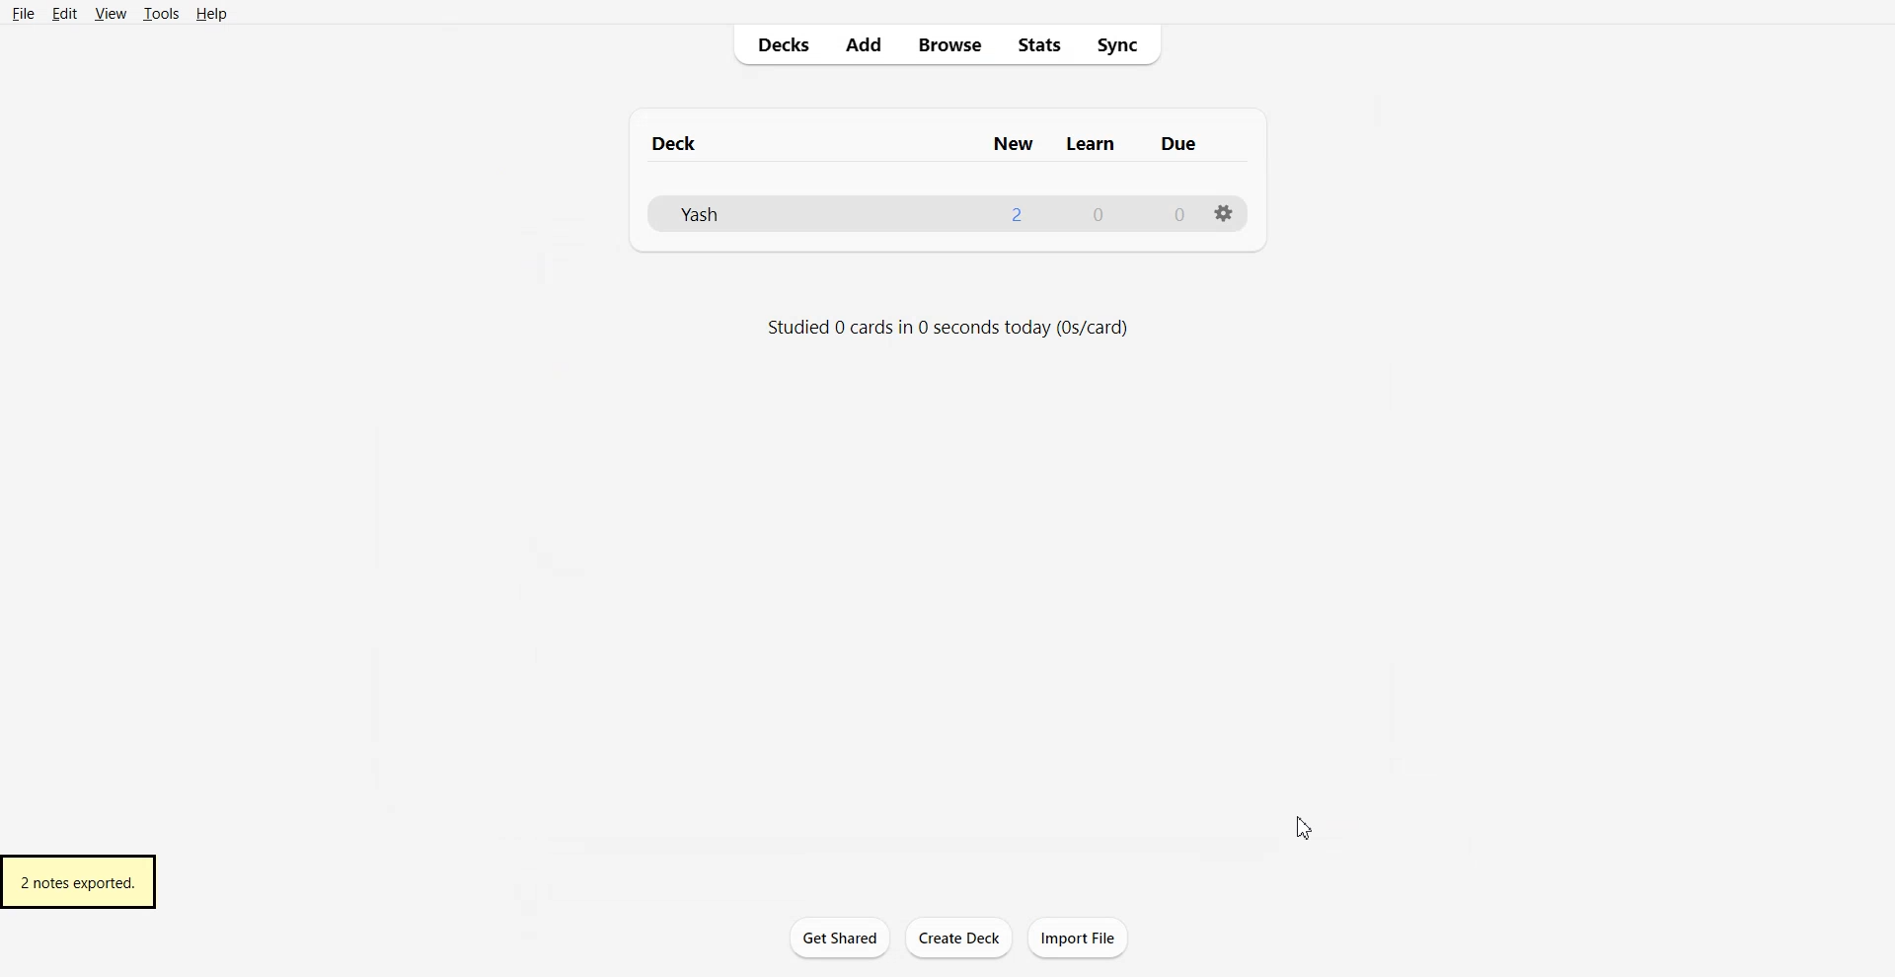 The width and height of the screenshot is (1895, 977). What do you see at coordinates (1096, 142) in the screenshot?
I see `Learn` at bounding box center [1096, 142].